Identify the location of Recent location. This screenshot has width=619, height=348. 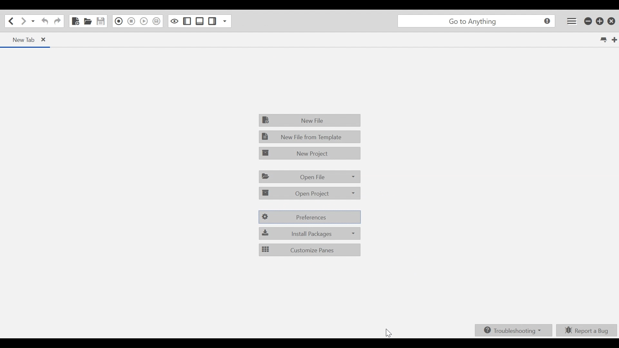
(33, 22).